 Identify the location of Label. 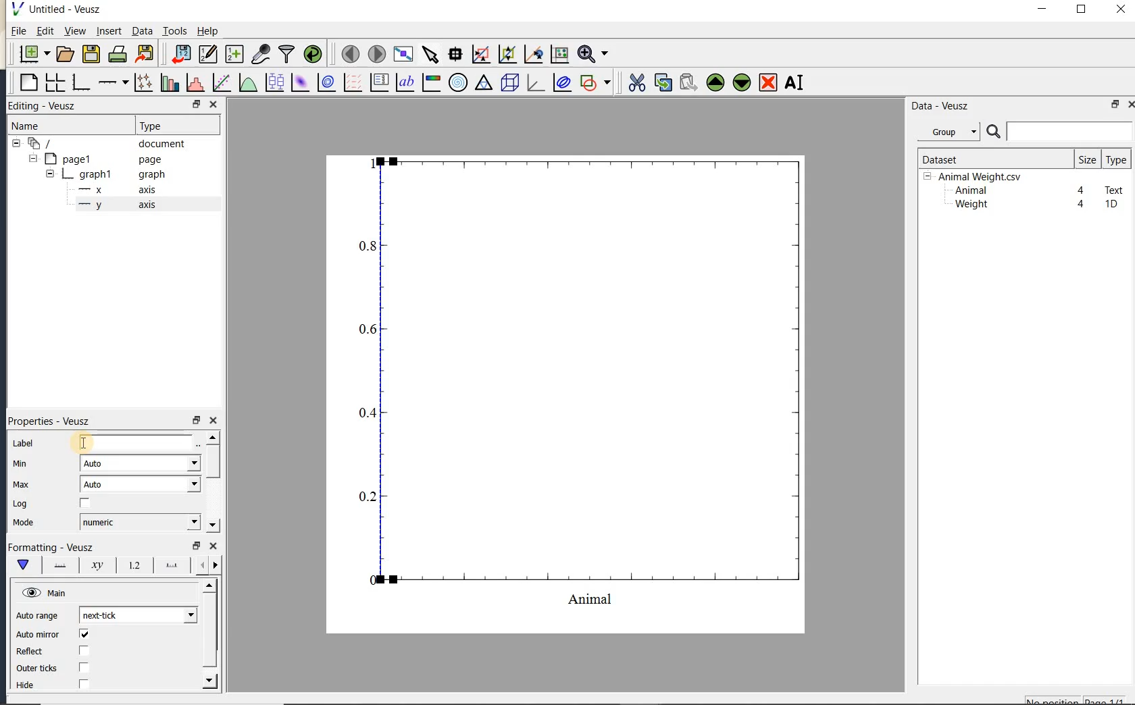
(25, 444).